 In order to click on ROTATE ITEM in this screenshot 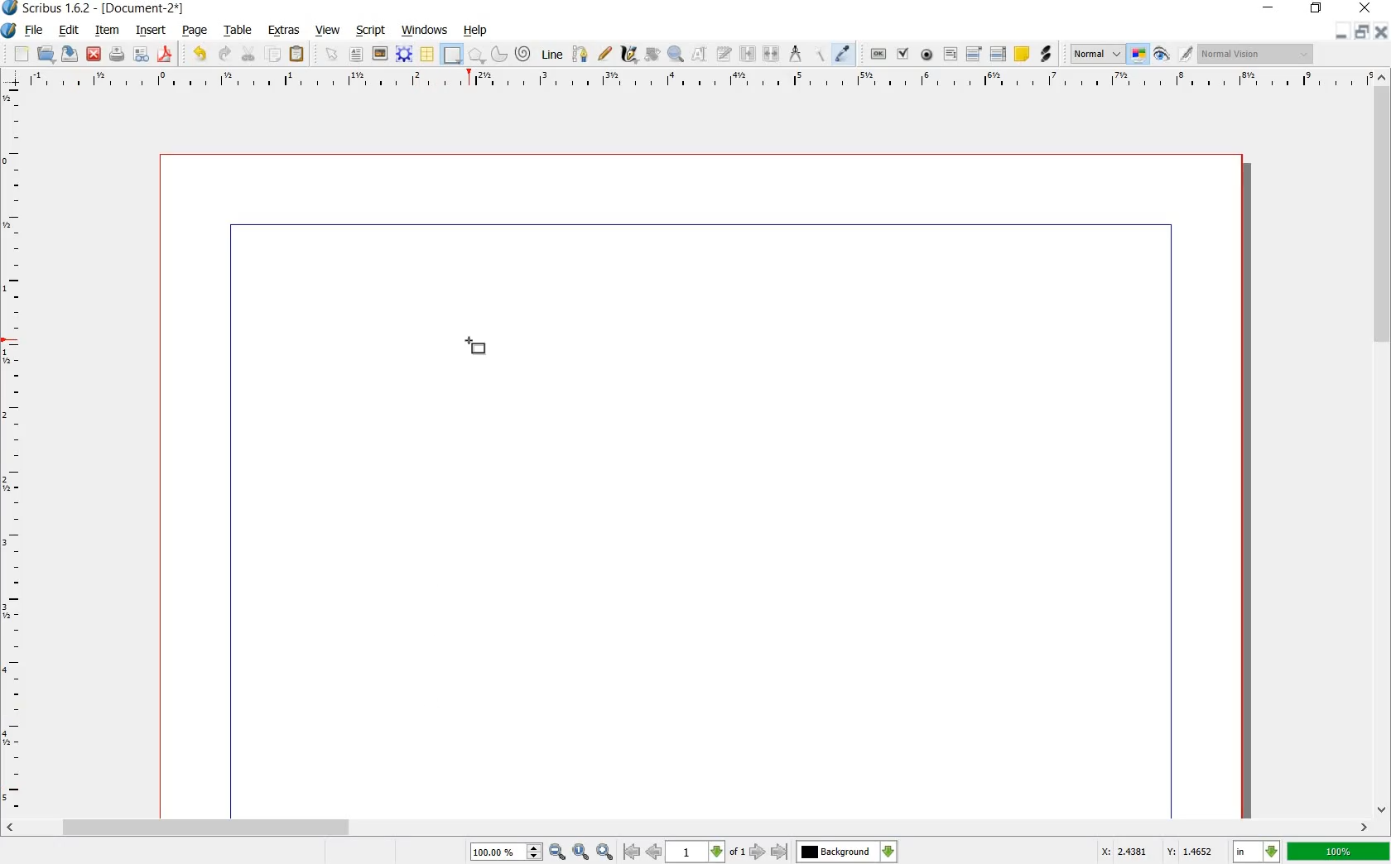, I will do `click(653, 52)`.